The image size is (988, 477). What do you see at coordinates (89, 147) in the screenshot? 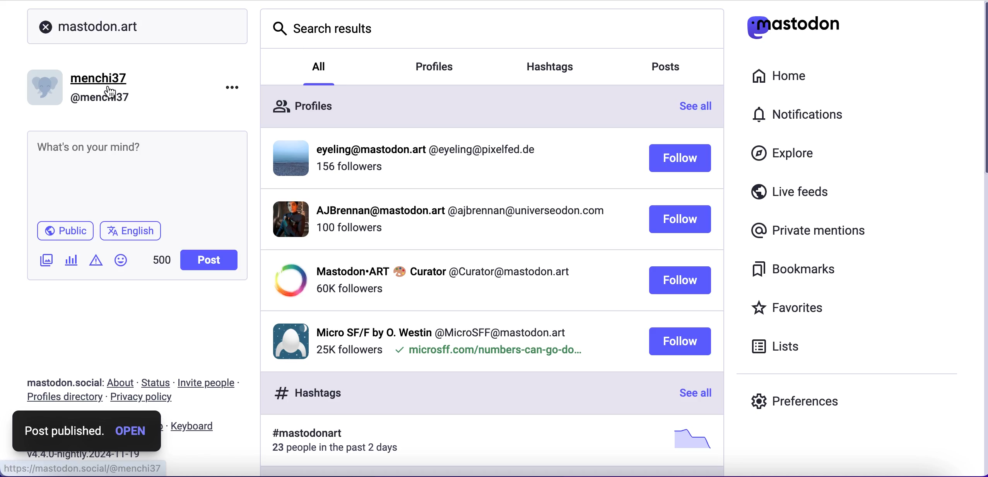
I see `text post` at bounding box center [89, 147].